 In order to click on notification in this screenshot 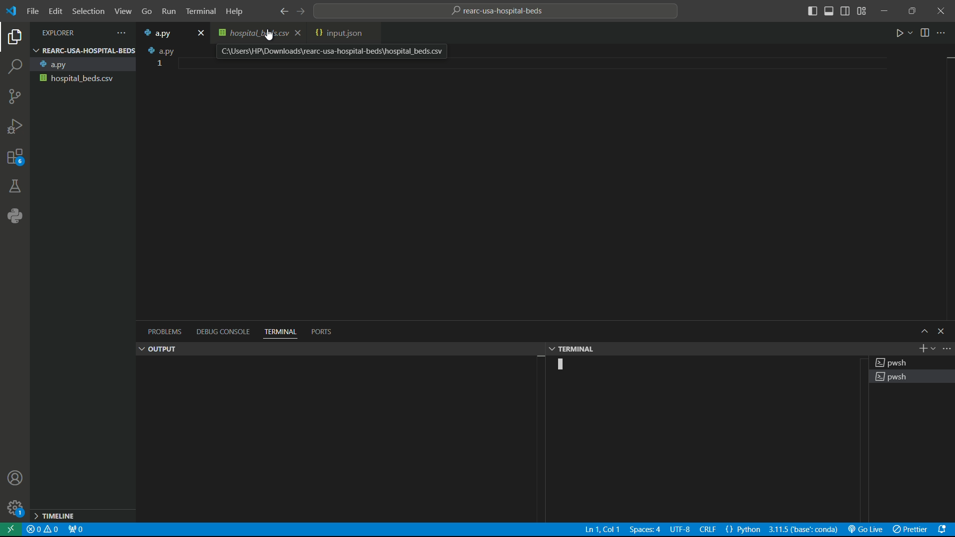, I will do `click(946, 531)`.